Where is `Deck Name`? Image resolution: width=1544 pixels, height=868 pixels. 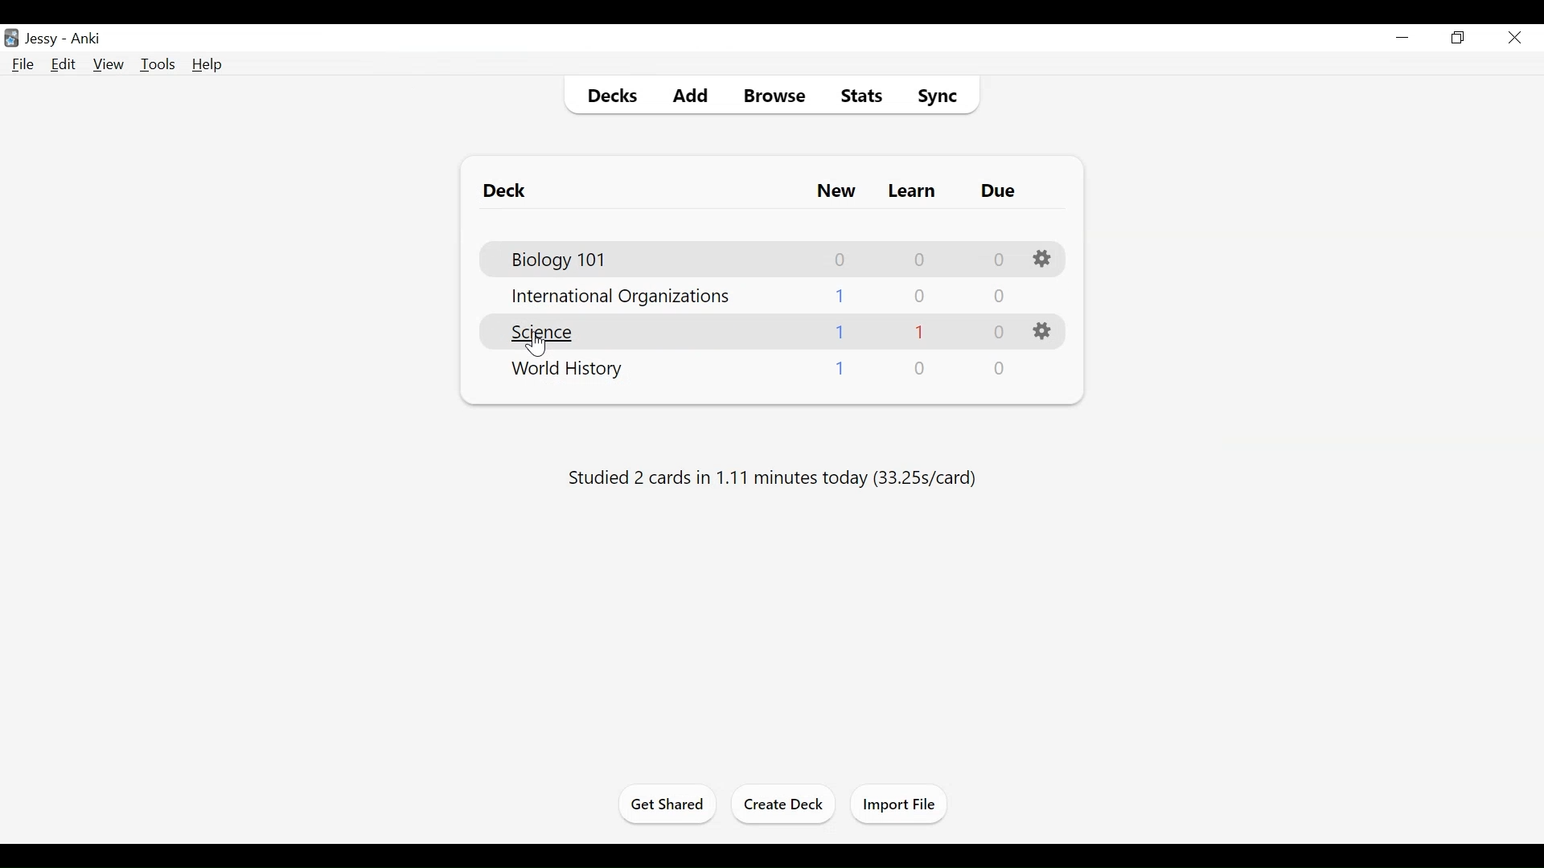
Deck Name is located at coordinates (563, 260).